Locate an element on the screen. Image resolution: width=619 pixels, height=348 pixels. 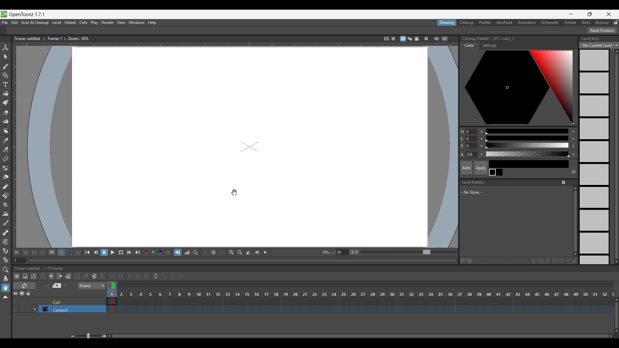
draw is located at coordinates (240, 150).